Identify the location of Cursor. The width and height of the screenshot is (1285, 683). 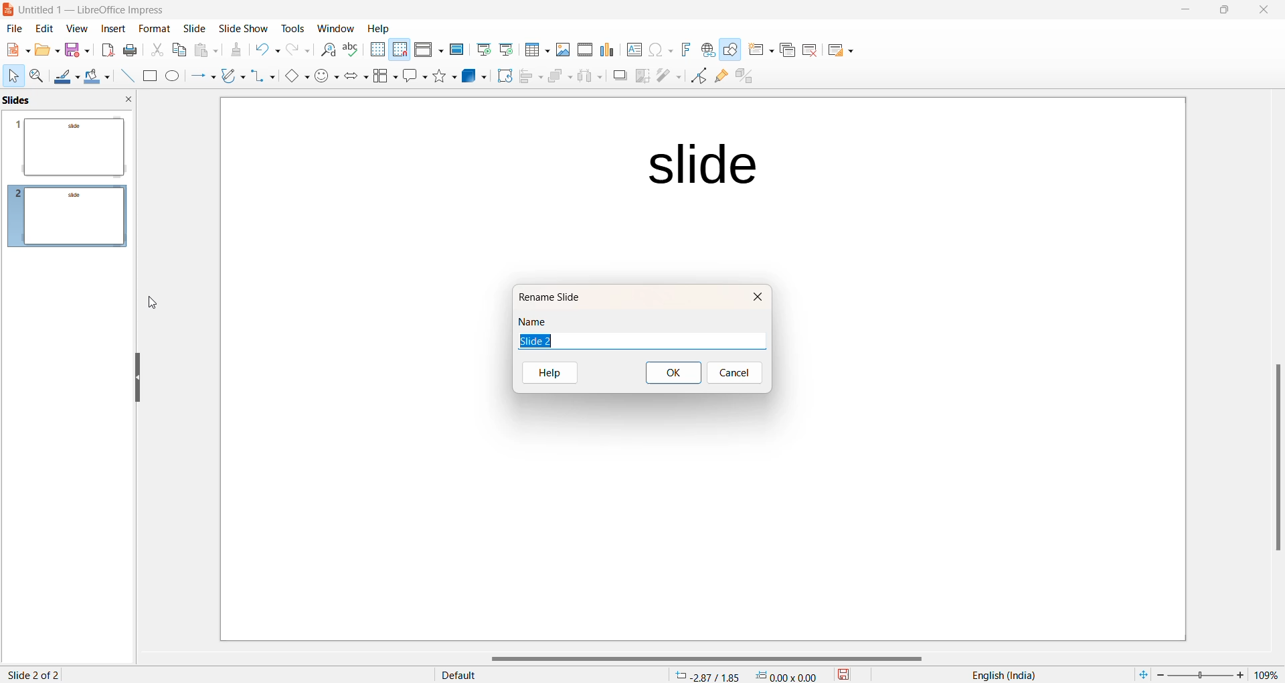
(13, 76).